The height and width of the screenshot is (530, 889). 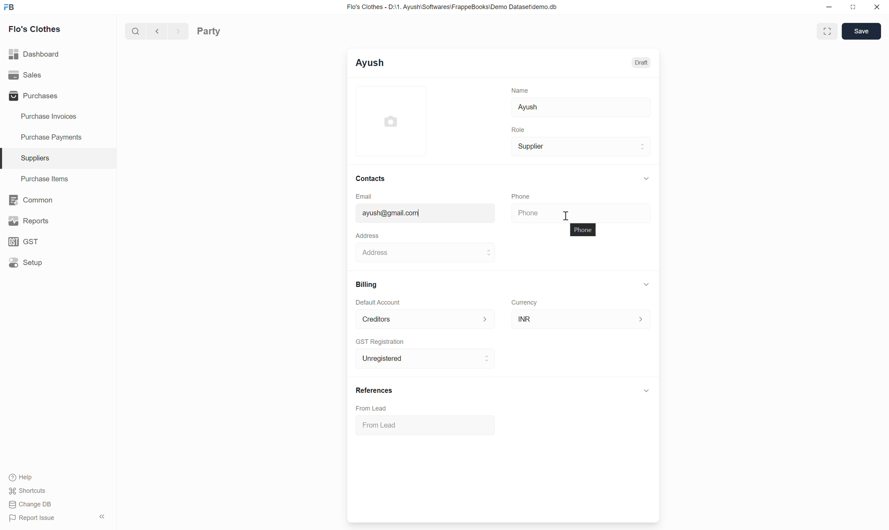 I want to click on Currency, so click(x=524, y=303).